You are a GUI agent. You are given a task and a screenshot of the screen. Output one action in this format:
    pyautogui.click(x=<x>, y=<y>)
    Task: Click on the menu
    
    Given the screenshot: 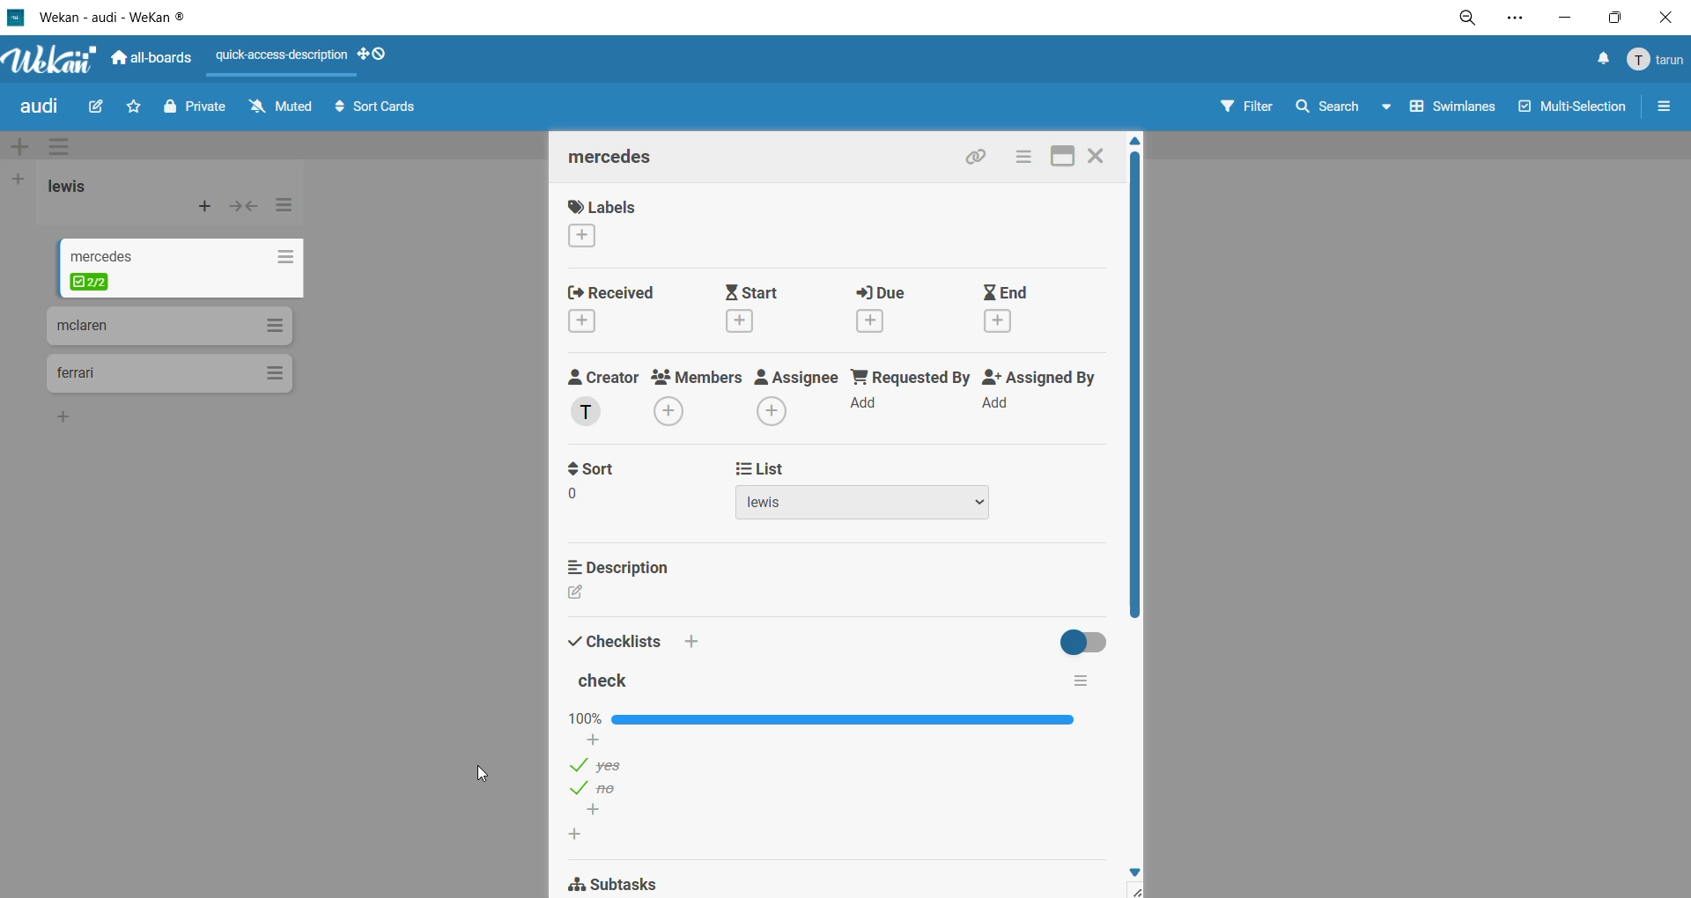 What is the action you would take?
    pyautogui.click(x=1653, y=60)
    